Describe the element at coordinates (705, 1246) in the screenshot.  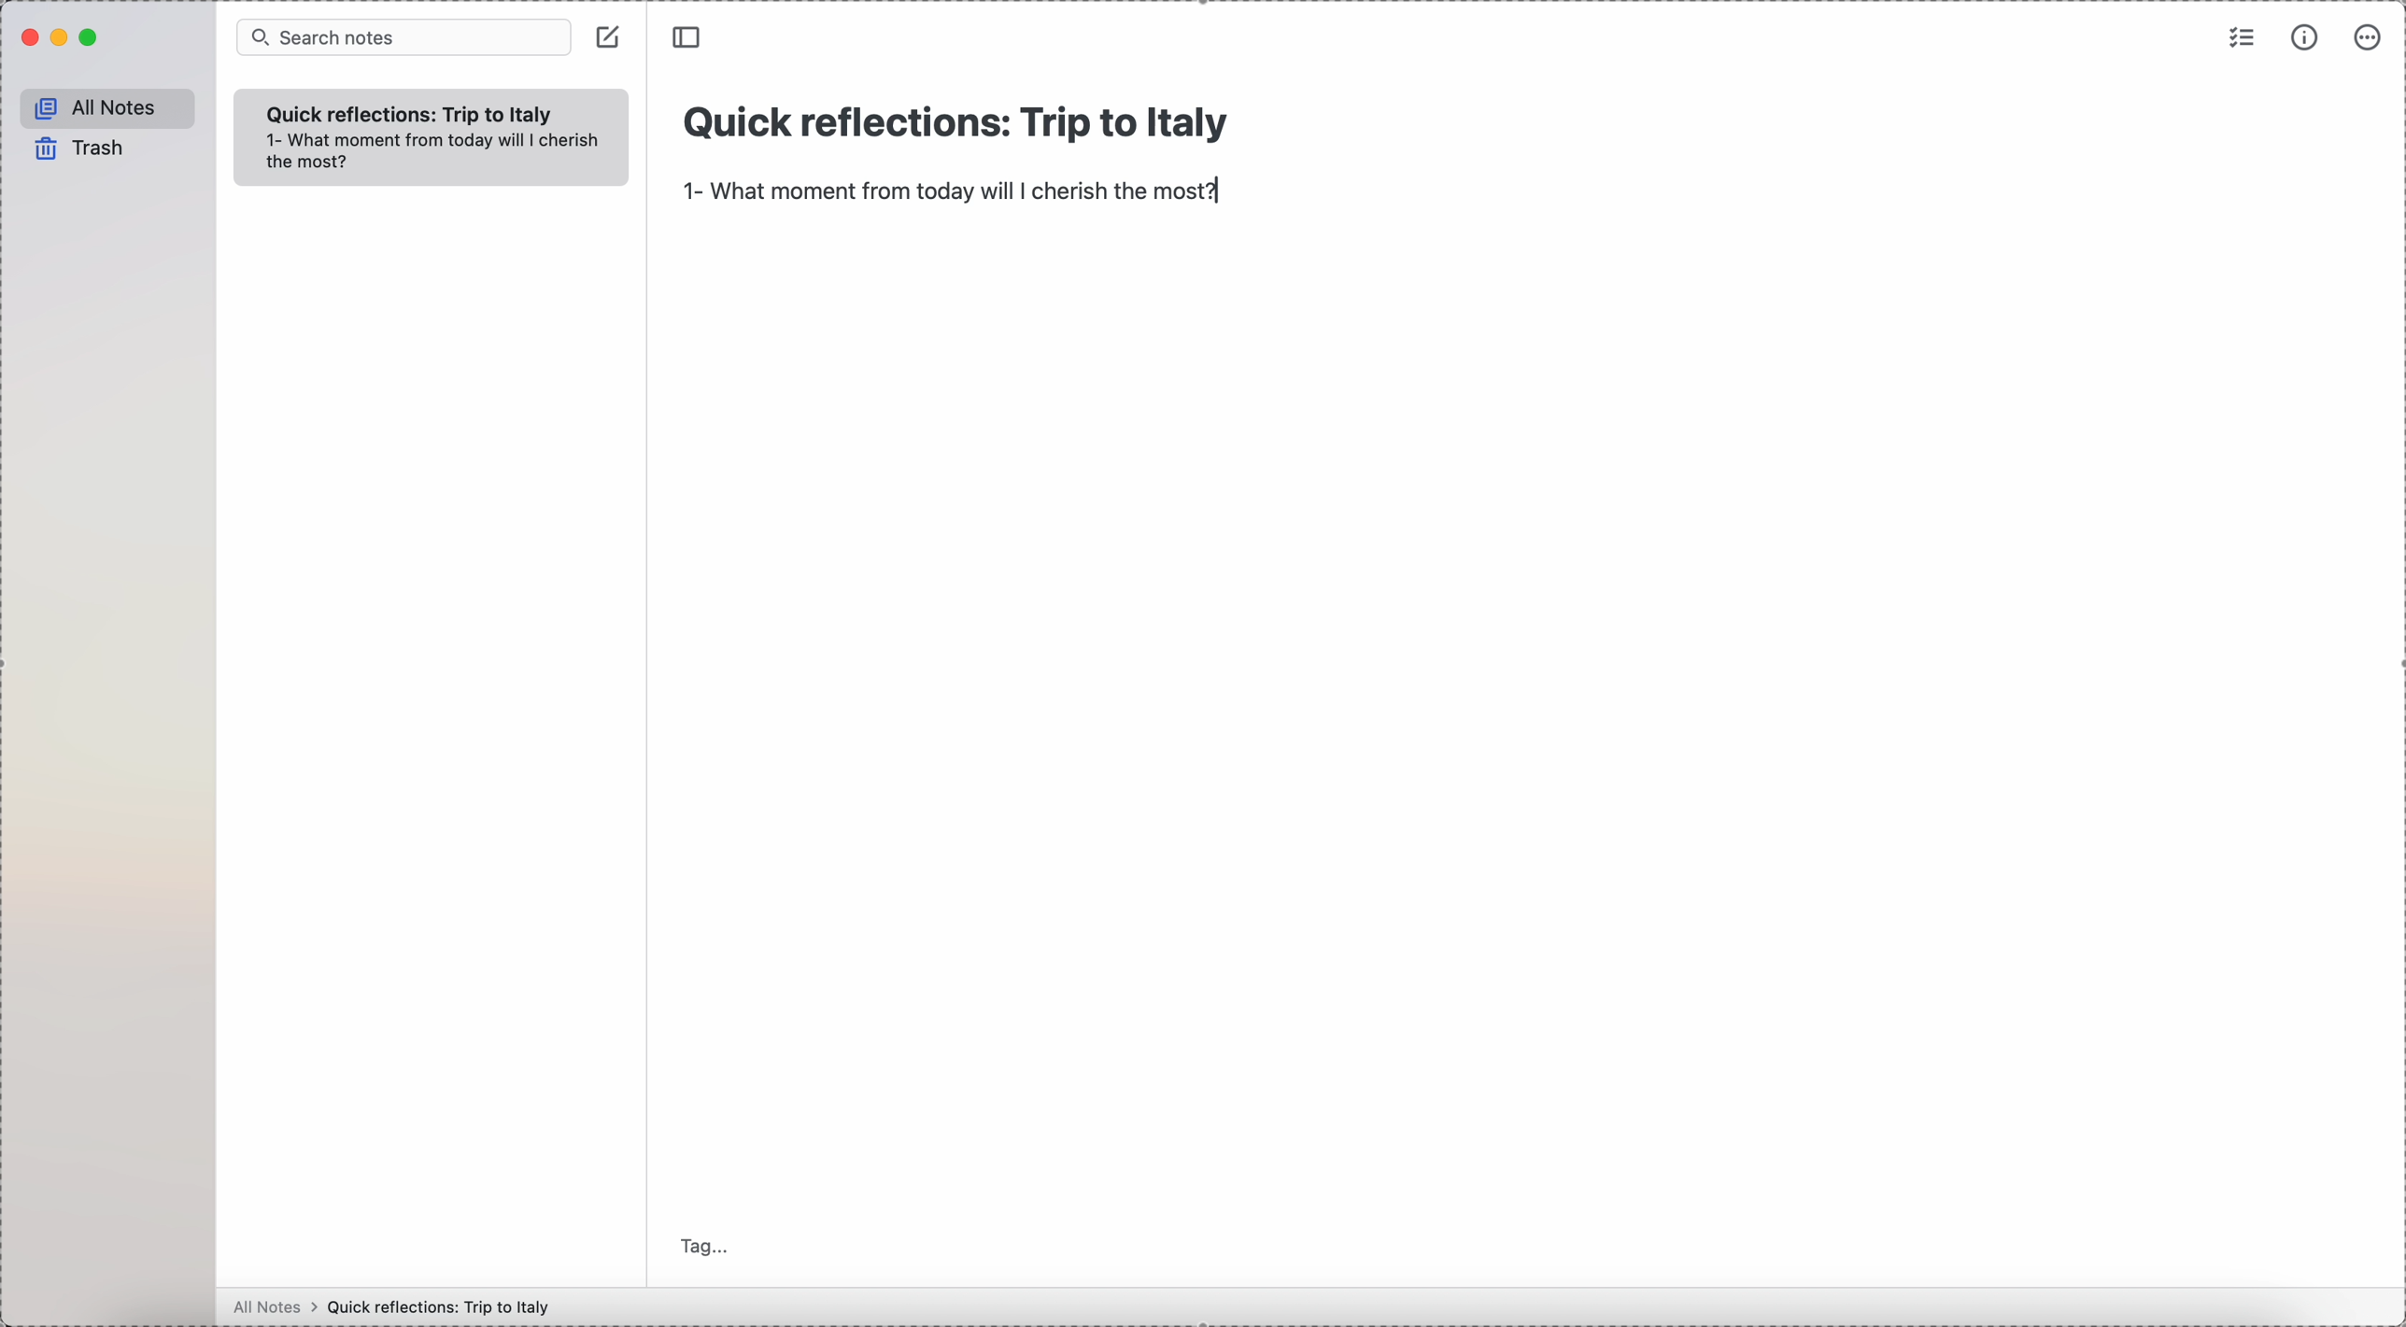
I see `tag` at that location.